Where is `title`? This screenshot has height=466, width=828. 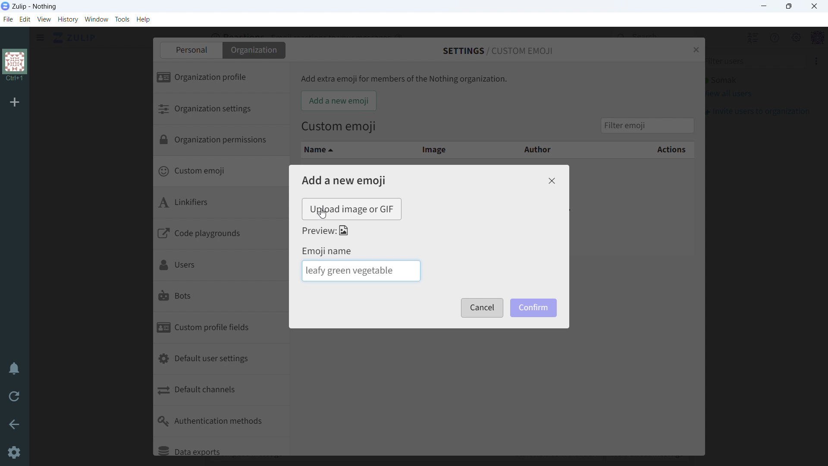
title is located at coordinates (35, 7).